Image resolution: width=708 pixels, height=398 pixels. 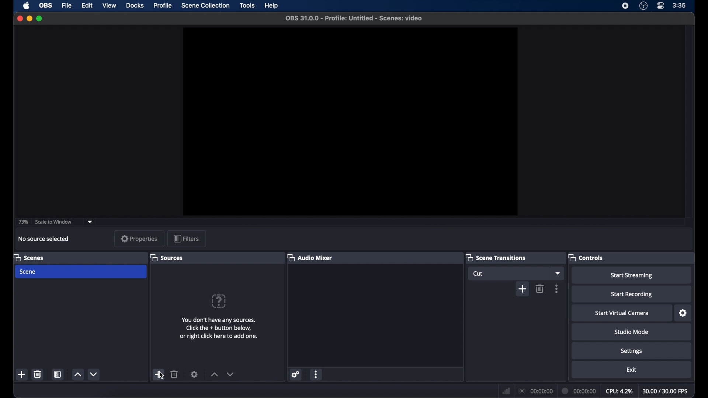 What do you see at coordinates (20, 18) in the screenshot?
I see `close` at bounding box center [20, 18].